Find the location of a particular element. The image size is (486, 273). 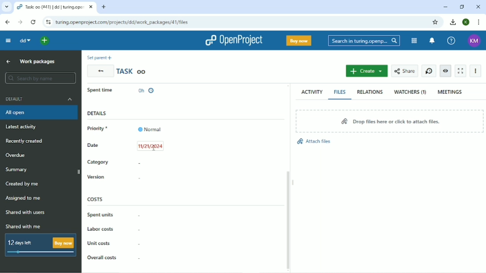

K is located at coordinates (466, 22).